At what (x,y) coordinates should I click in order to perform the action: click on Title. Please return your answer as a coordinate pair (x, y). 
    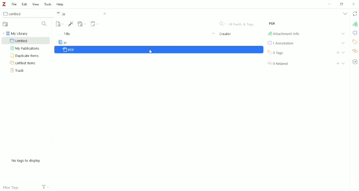
    Looking at the image, I should click on (138, 34).